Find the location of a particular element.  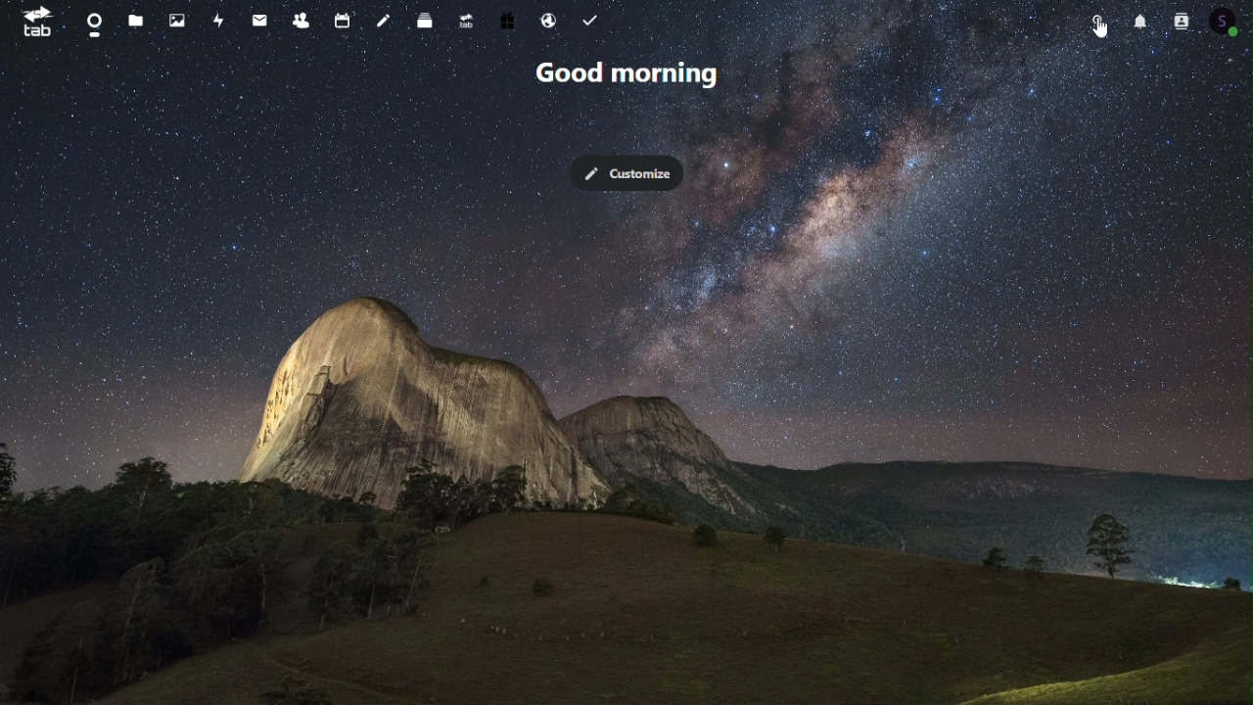

Notes is located at coordinates (384, 19).